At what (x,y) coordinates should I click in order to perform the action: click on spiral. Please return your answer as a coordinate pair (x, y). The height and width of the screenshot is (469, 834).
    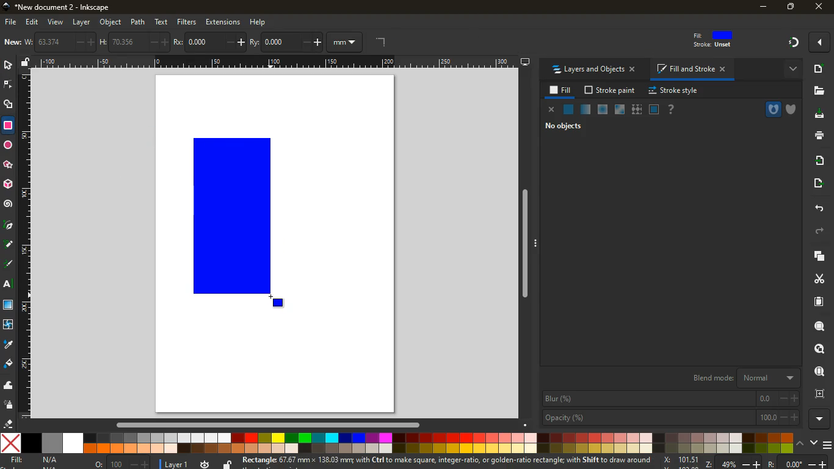
    Looking at the image, I should click on (9, 205).